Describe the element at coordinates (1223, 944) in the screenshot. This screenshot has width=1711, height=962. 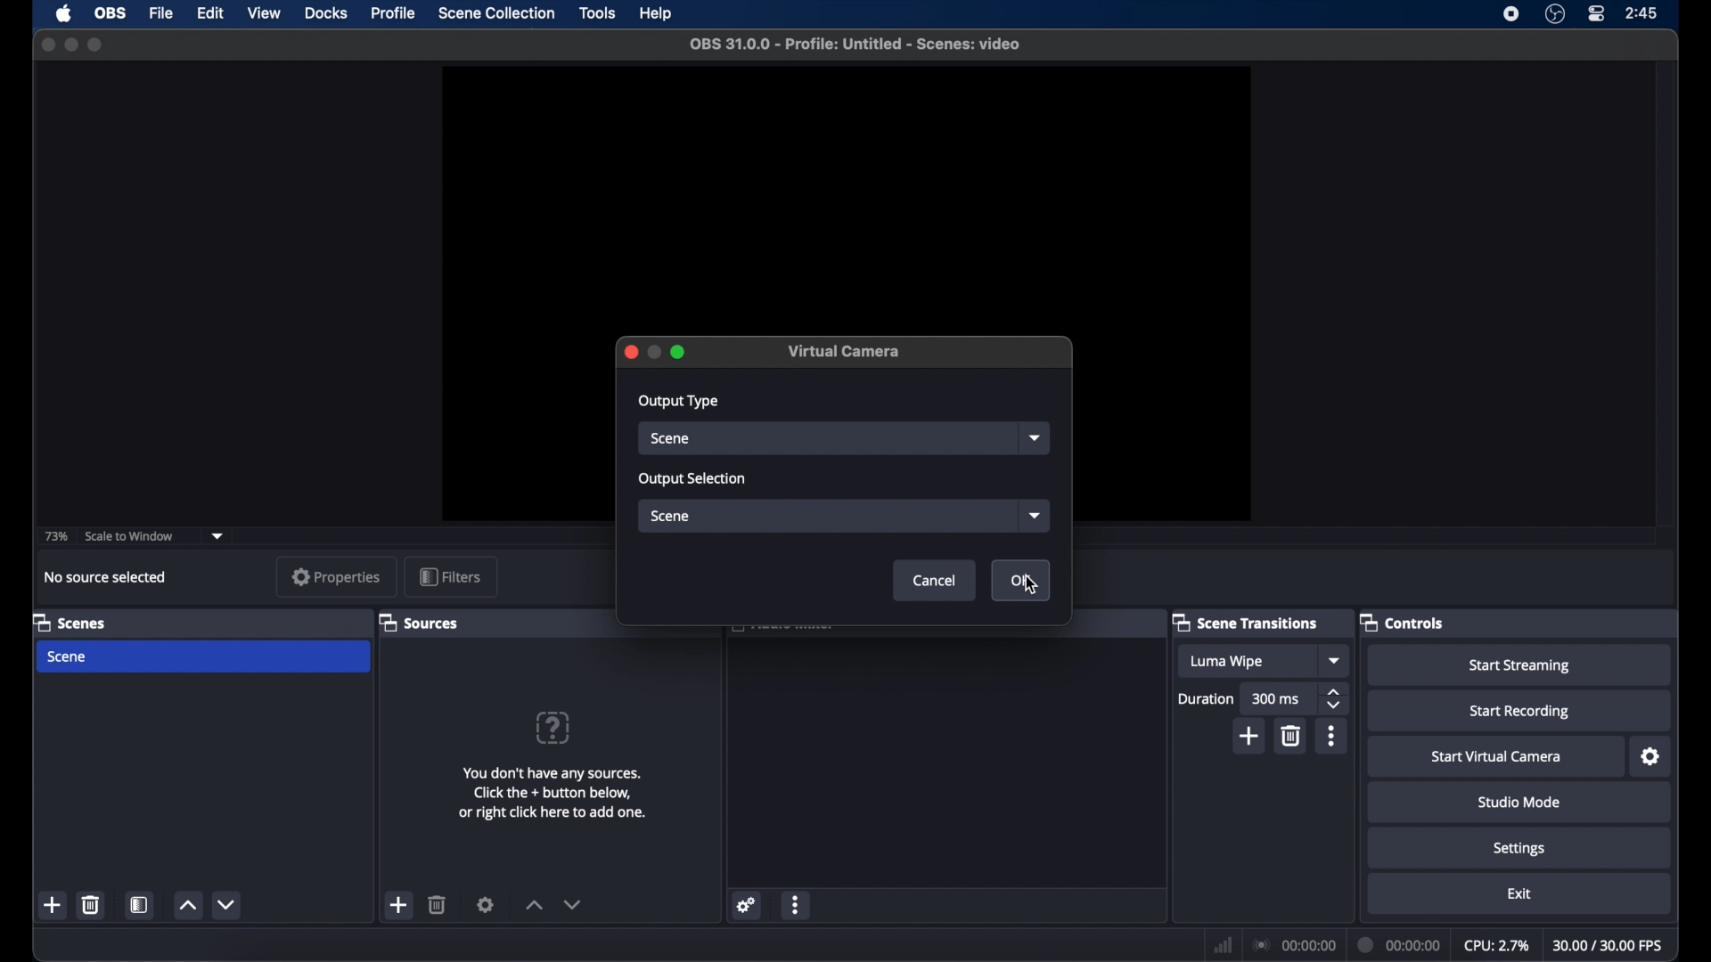
I see `netwrok` at that location.